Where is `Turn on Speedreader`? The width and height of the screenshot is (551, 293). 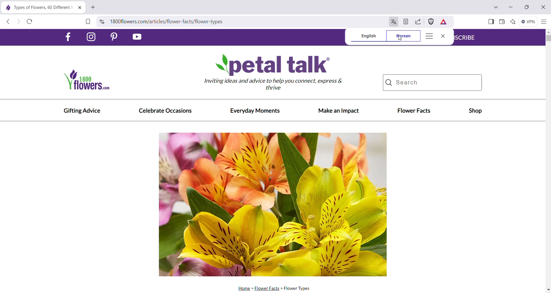 Turn on Speedreader is located at coordinates (405, 22).